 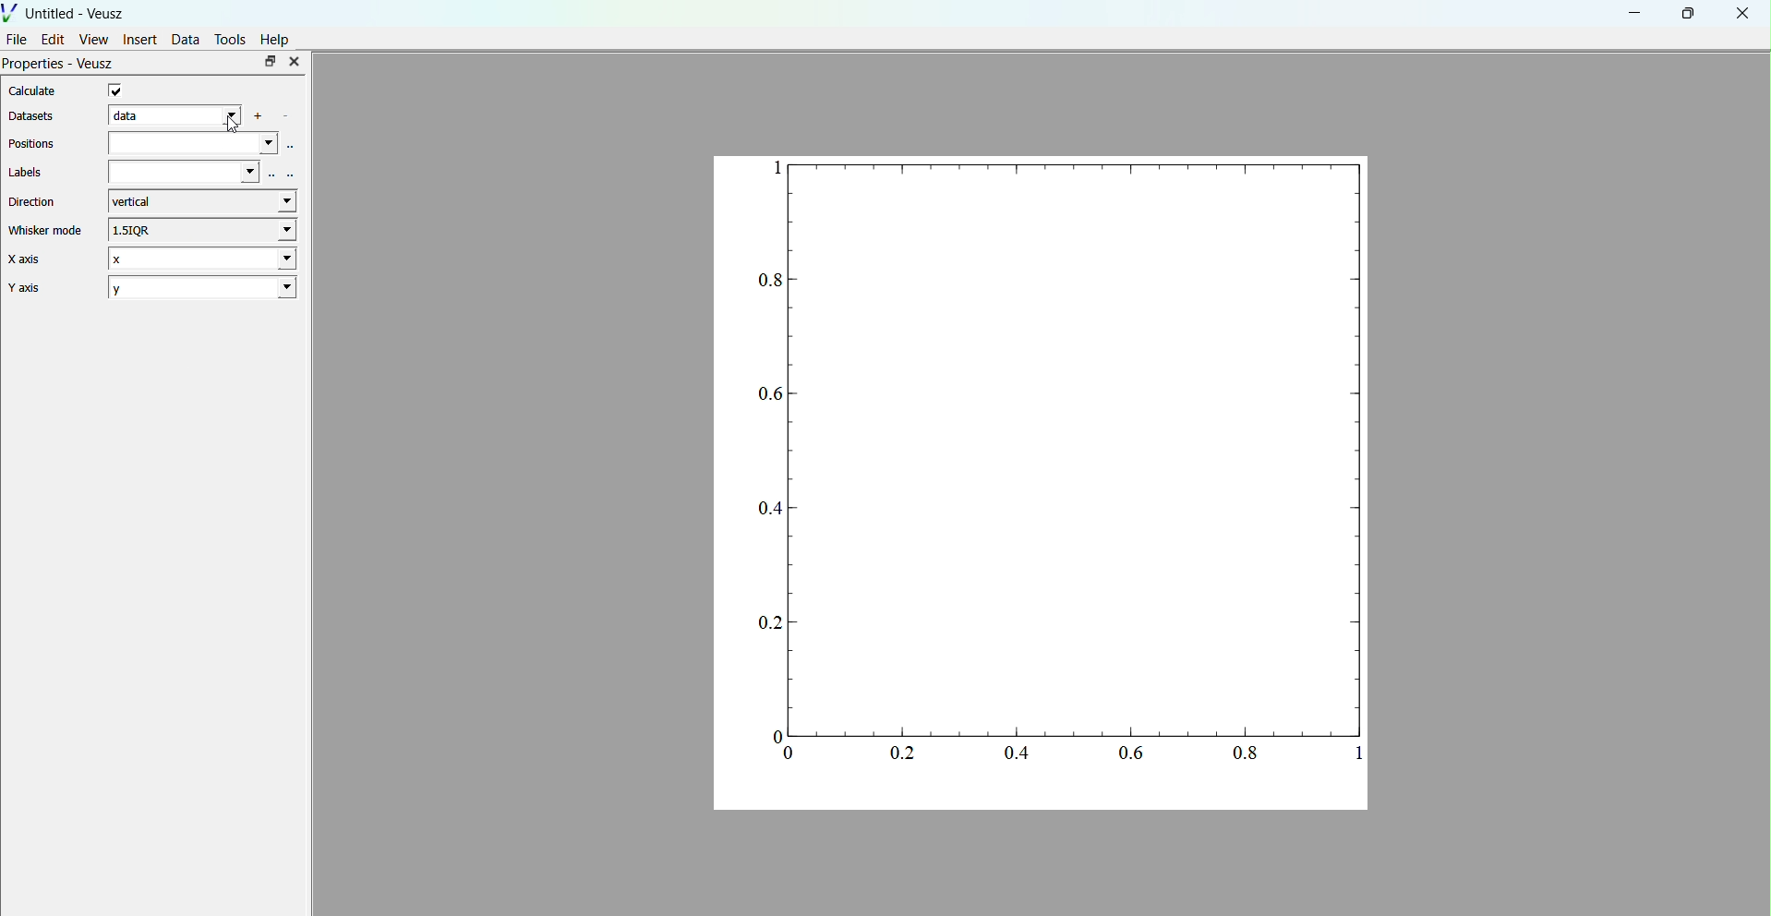 I want to click on X, so click(x=200, y=258).